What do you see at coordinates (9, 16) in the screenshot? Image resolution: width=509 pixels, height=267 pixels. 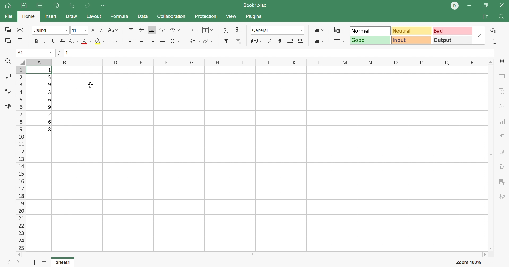 I see `File` at bounding box center [9, 16].